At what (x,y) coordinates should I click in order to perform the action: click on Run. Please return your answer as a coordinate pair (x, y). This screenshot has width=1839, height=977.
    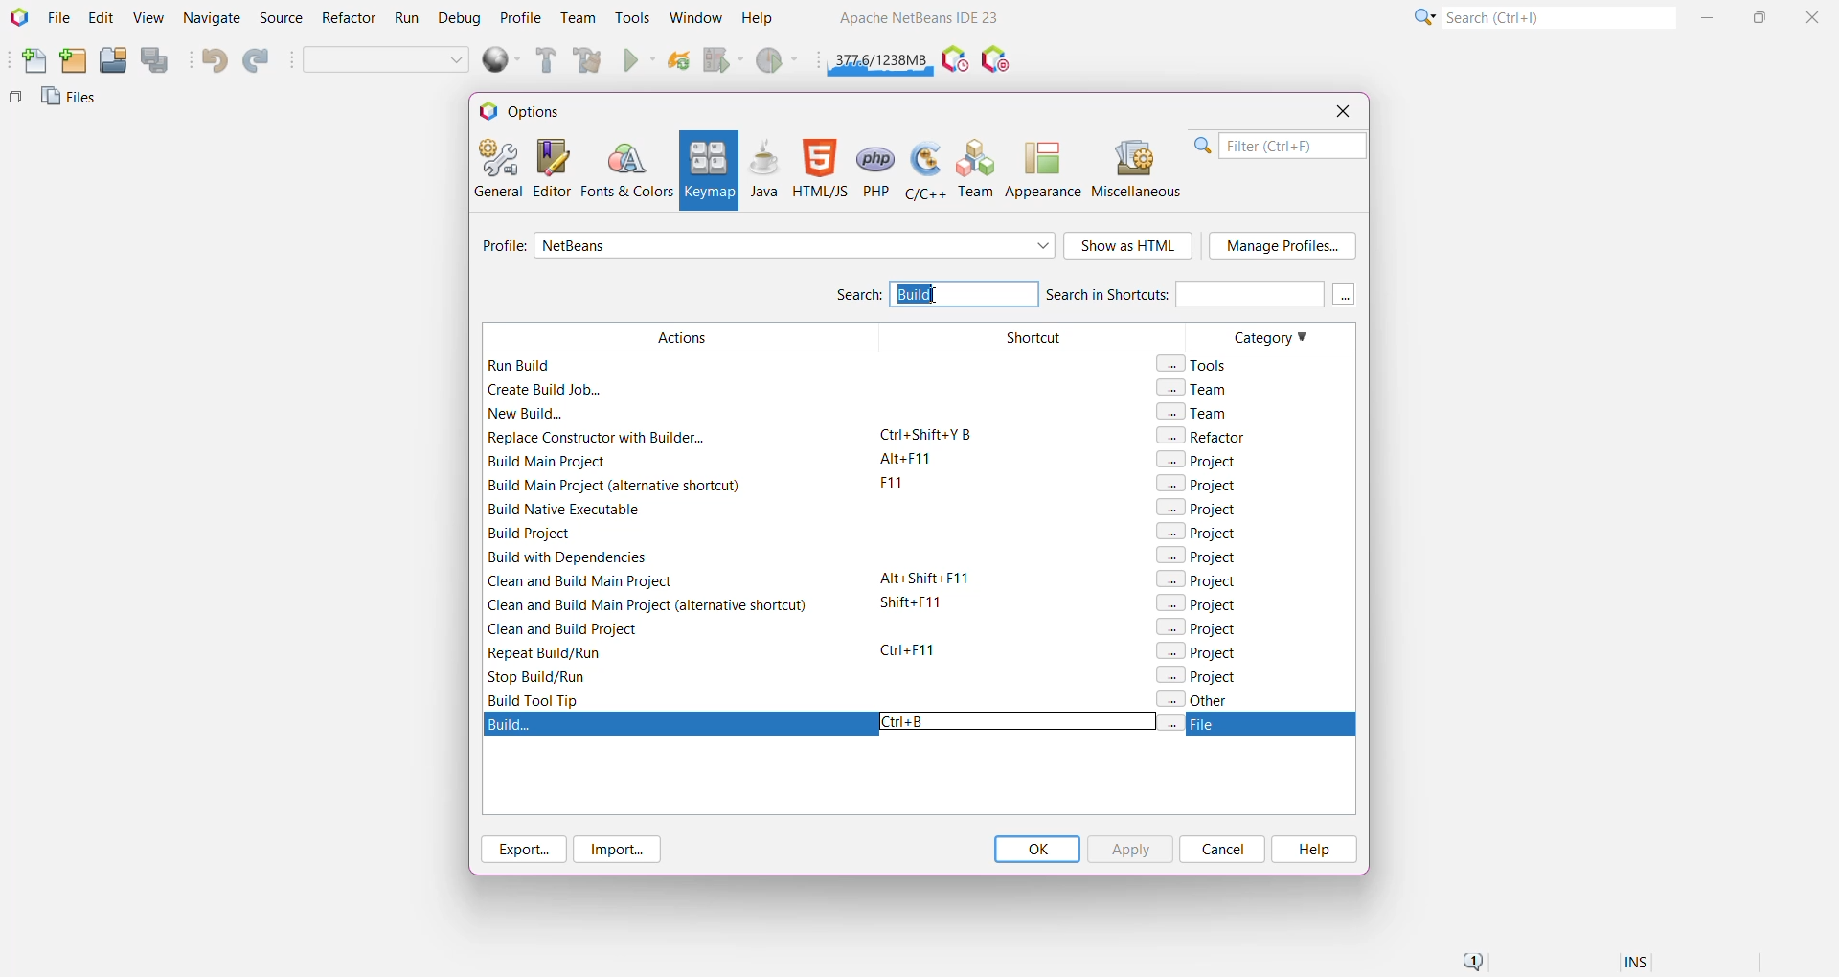
    Looking at the image, I should click on (407, 21).